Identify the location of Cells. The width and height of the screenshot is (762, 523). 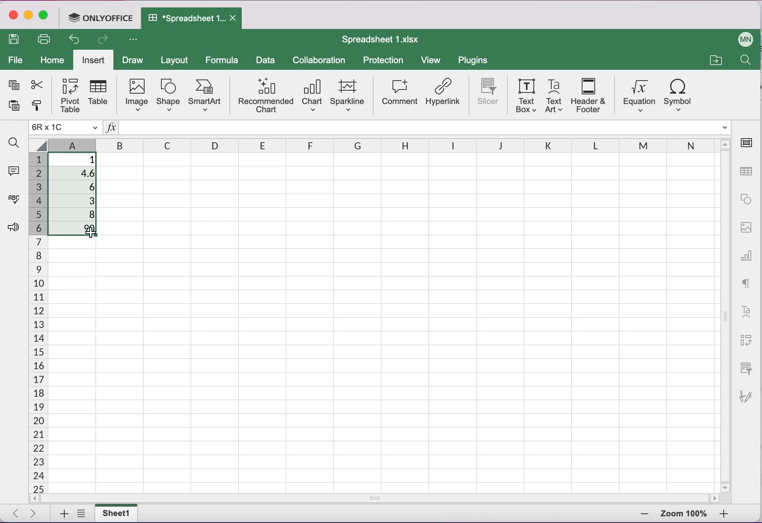
(413, 324).